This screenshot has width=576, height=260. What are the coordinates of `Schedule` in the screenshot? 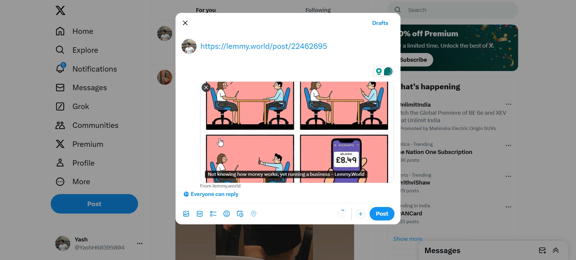 It's located at (239, 214).